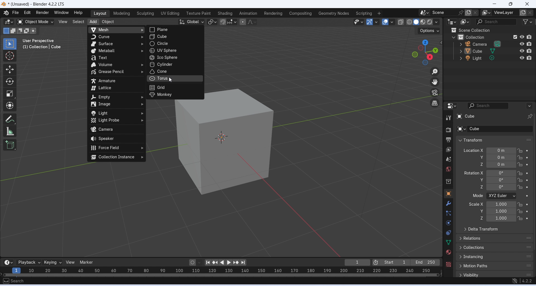  I want to click on Editor type, so click(451, 106).